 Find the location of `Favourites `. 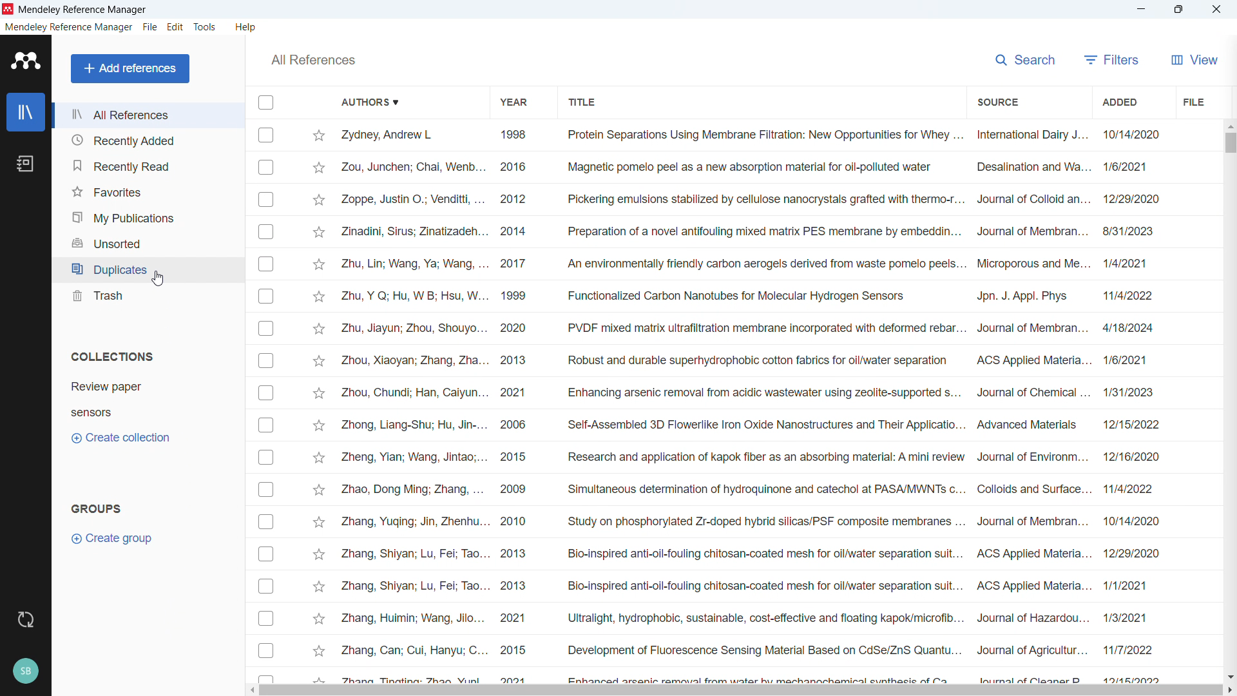

Favourites  is located at coordinates (147, 189).